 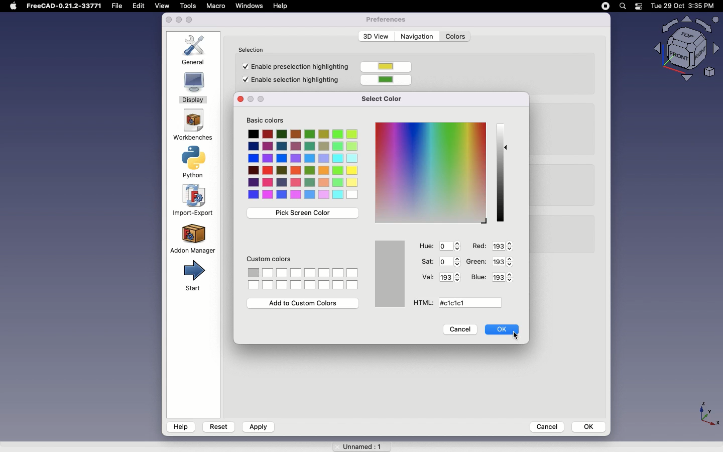 What do you see at coordinates (271, 121) in the screenshot?
I see `Basic colors` at bounding box center [271, 121].